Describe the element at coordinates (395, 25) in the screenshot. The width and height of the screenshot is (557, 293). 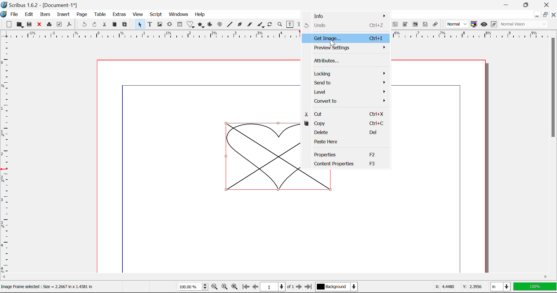
I see `Pdf Text Field` at that location.